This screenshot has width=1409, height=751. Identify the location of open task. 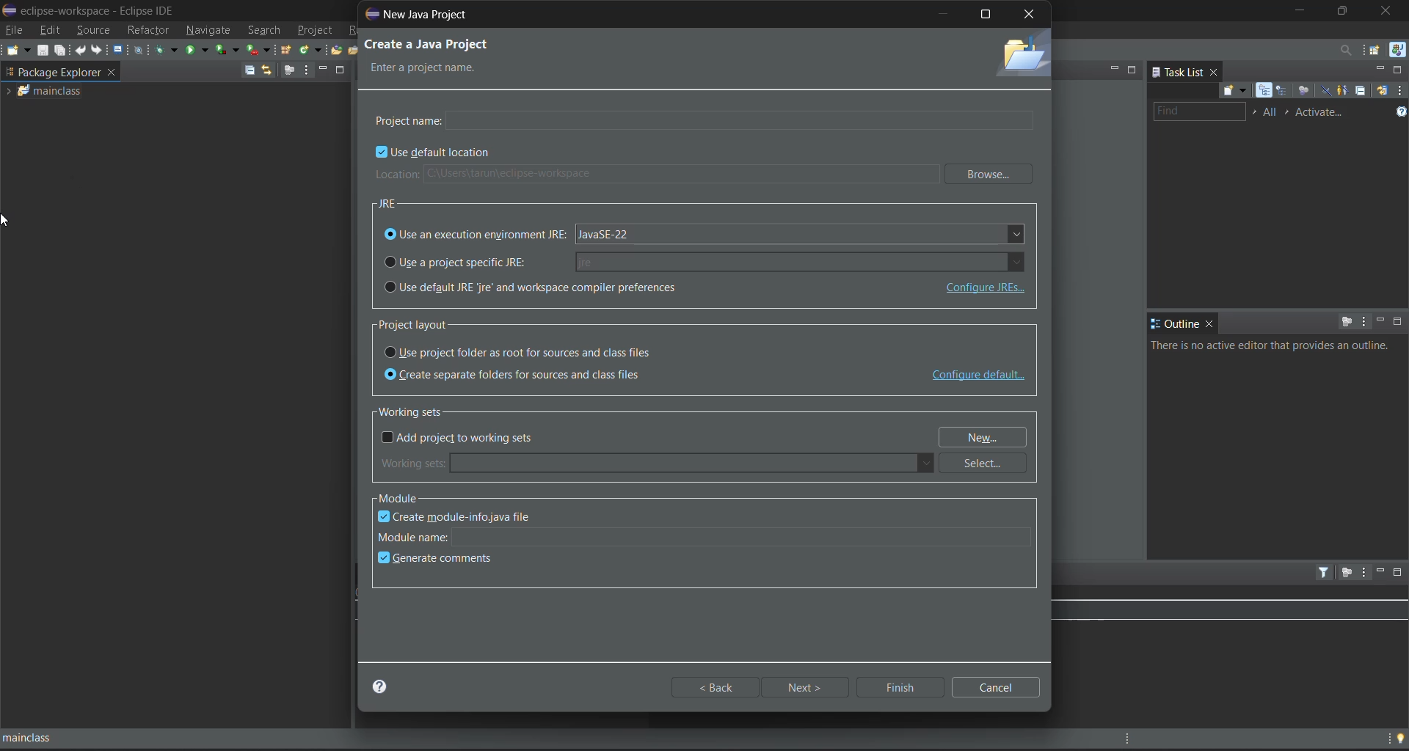
(358, 50).